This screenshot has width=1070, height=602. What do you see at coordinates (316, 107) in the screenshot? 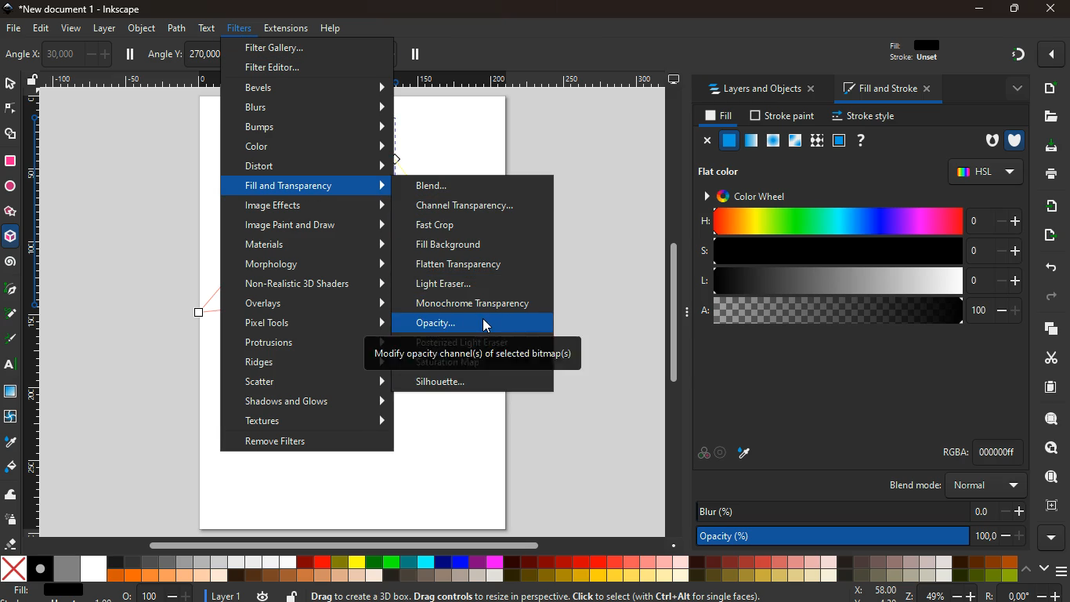
I see `blurs` at bounding box center [316, 107].